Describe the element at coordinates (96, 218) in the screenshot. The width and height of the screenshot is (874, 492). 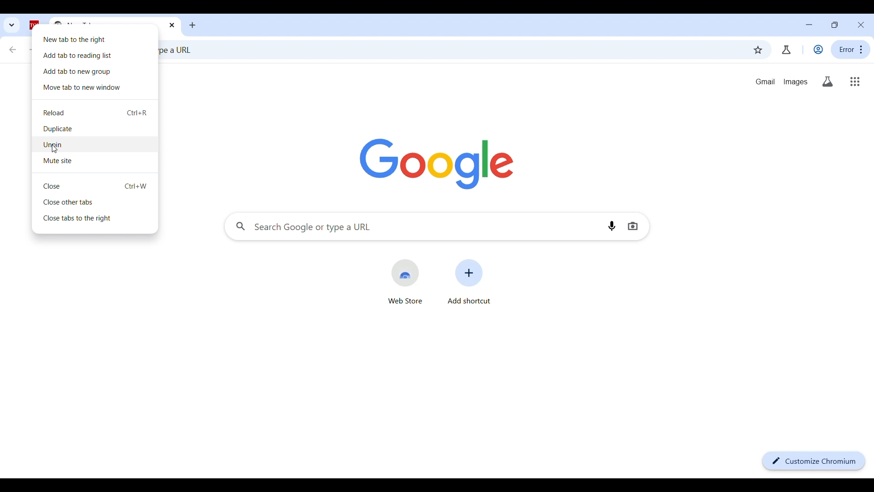
I see `Close tabs to the right` at that location.